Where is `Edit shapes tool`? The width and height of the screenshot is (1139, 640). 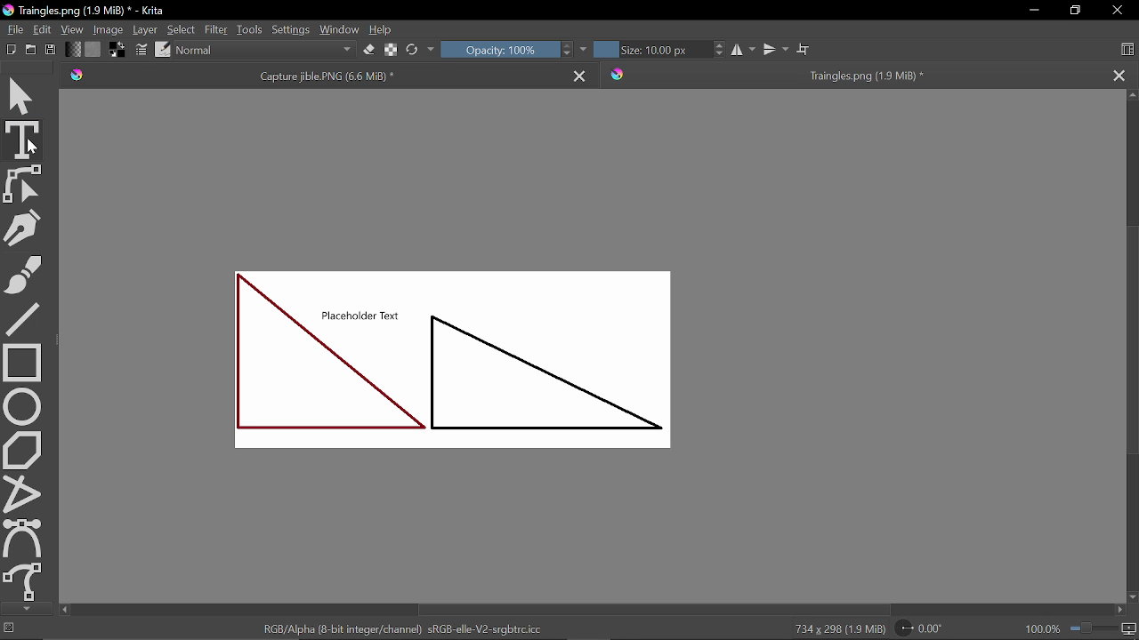 Edit shapes tool is located at coordinates (26, 184).